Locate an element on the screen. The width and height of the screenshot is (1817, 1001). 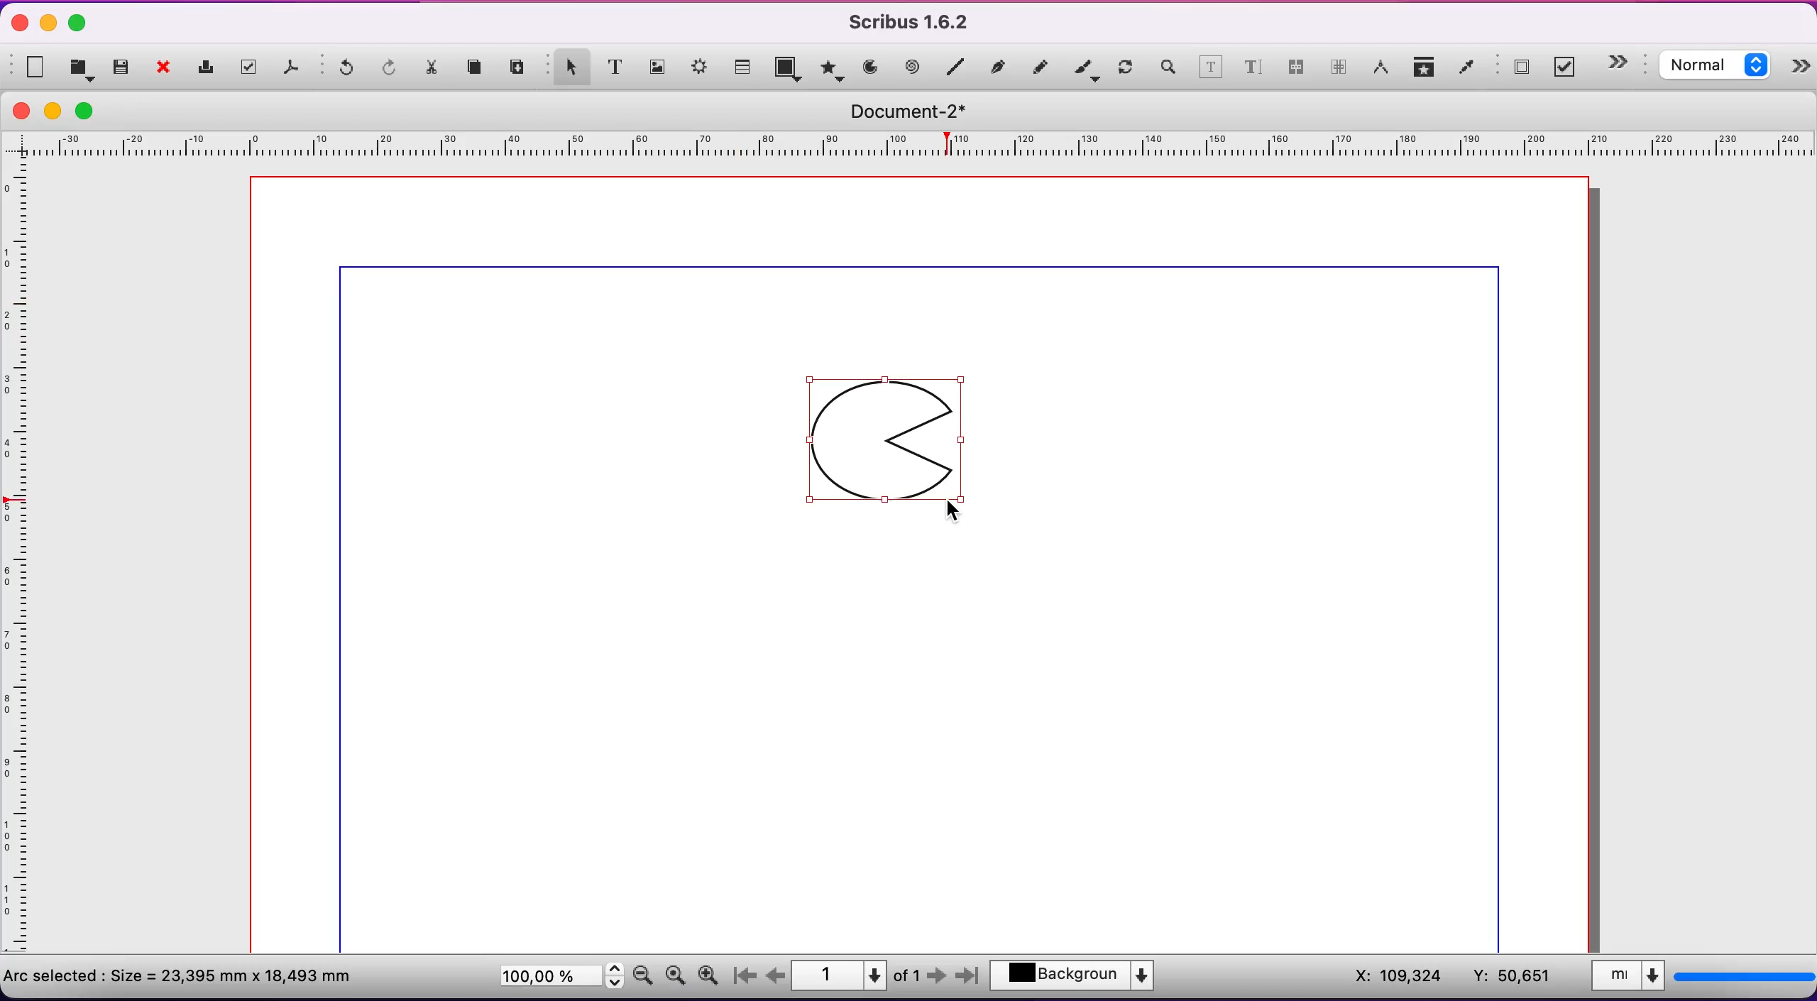
scribus is located at coordinates (916, 22).